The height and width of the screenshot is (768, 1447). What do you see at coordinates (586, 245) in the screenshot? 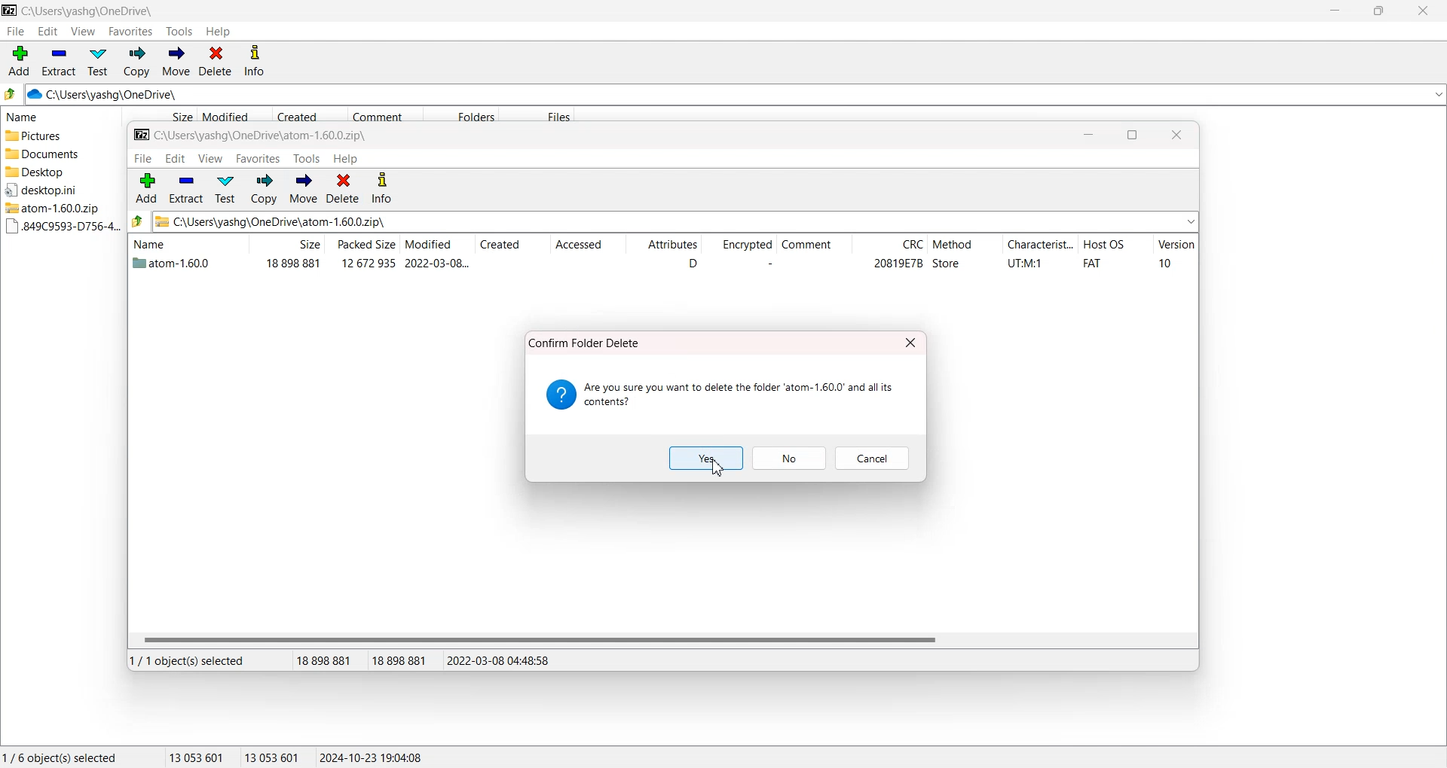
I see `Accessed` at bounding box center [586, 245].